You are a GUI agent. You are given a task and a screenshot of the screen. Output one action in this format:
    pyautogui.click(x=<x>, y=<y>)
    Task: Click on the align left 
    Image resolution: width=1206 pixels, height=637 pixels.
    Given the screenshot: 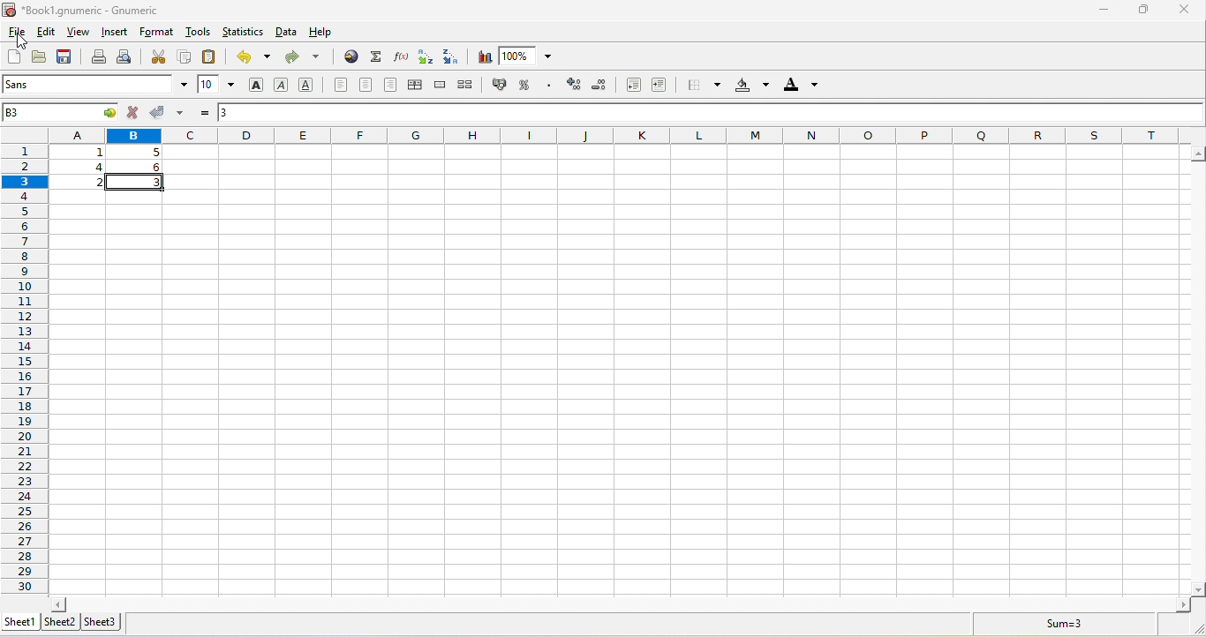 What is the action you would take?
    pyautogui.click(x=339, y=86)
    